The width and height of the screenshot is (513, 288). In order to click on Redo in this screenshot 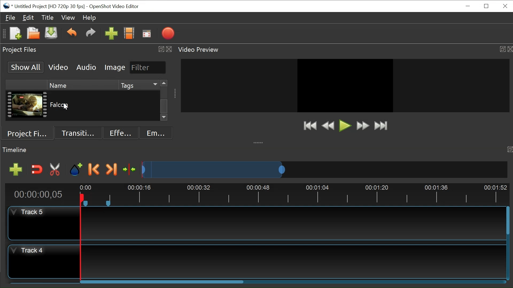, I will do `click(91, 34)`.